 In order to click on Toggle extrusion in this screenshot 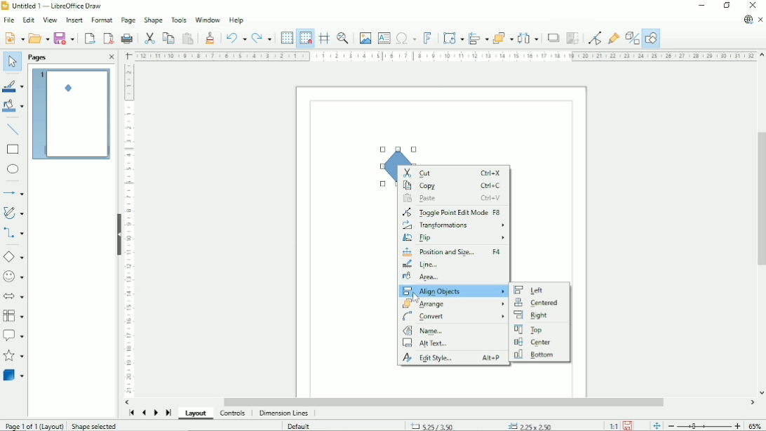, I will do `click(631, 38)`.